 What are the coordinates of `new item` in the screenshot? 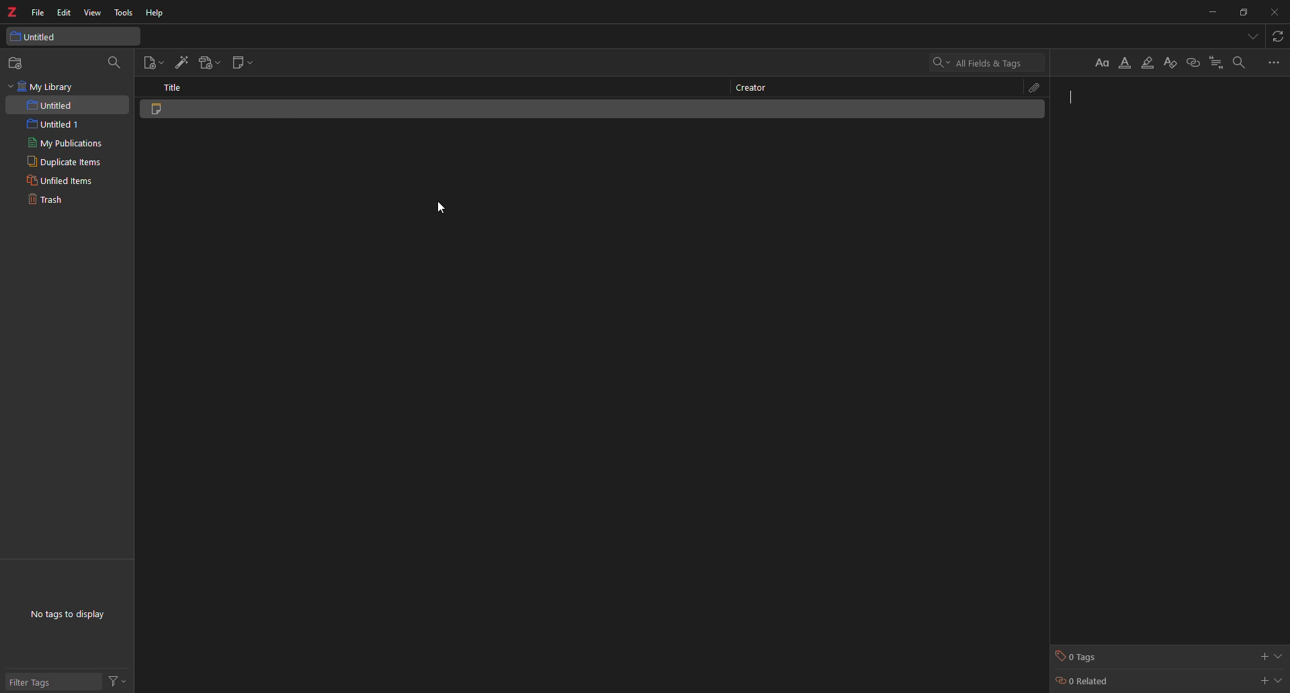 It's located at (152, 62).